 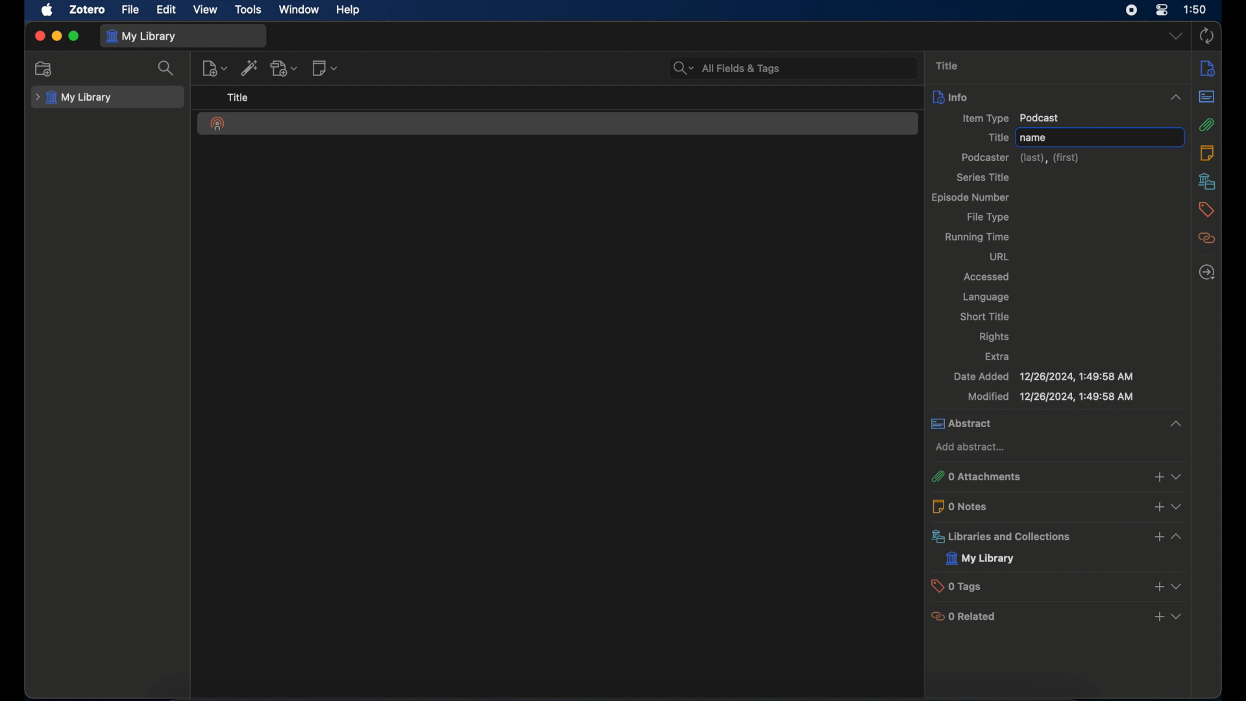 What do you see at coordinates (73, 98) in the screenshot?
I see `my library` at bounding box center [73, 98].